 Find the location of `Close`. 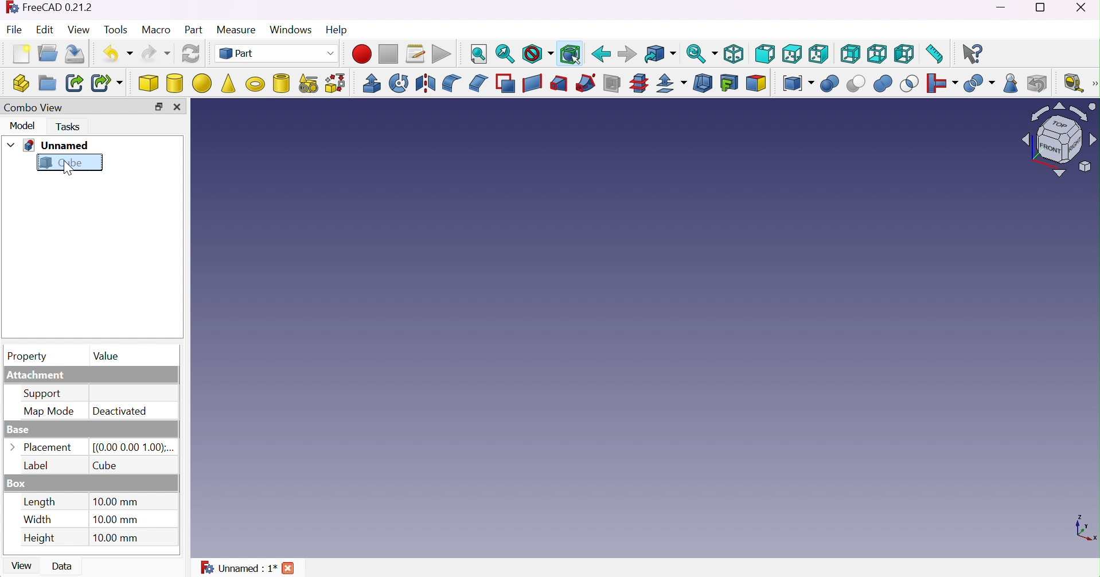

Close is located at coordinates (180, 108).